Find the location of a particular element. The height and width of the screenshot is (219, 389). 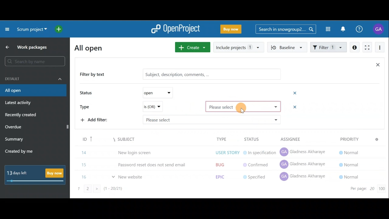

Created by me is located at coordinates (22, 152).